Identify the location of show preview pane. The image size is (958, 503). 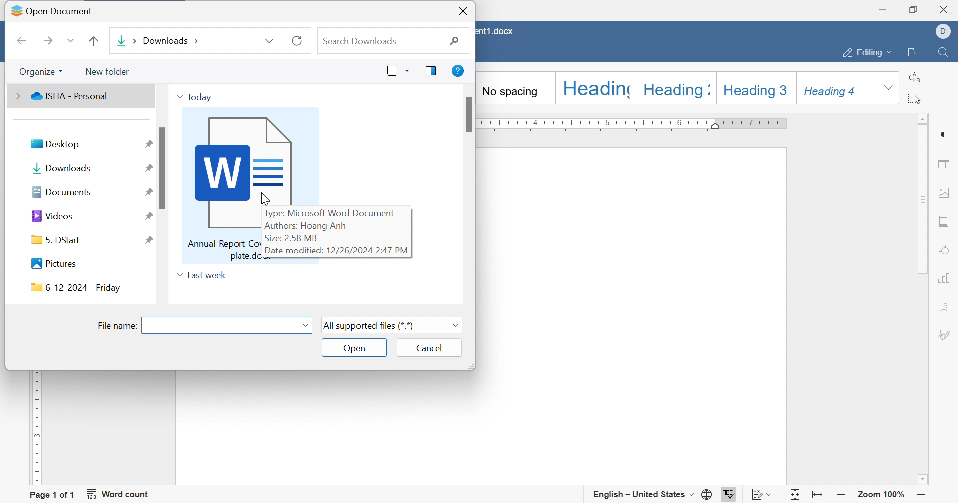
(432, 71).